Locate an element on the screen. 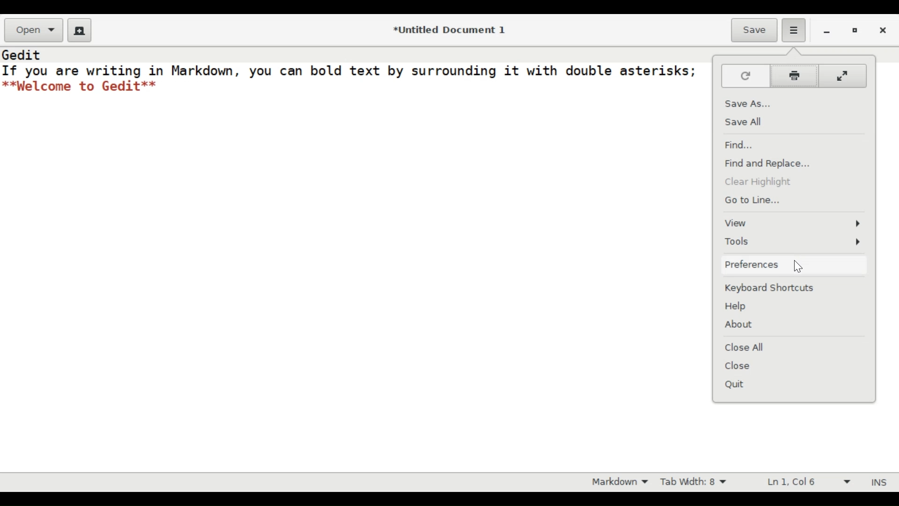  If you are writing in Markdown, you can bold text by surrounding it with double asterisks; is located at coordinates (350, 70).